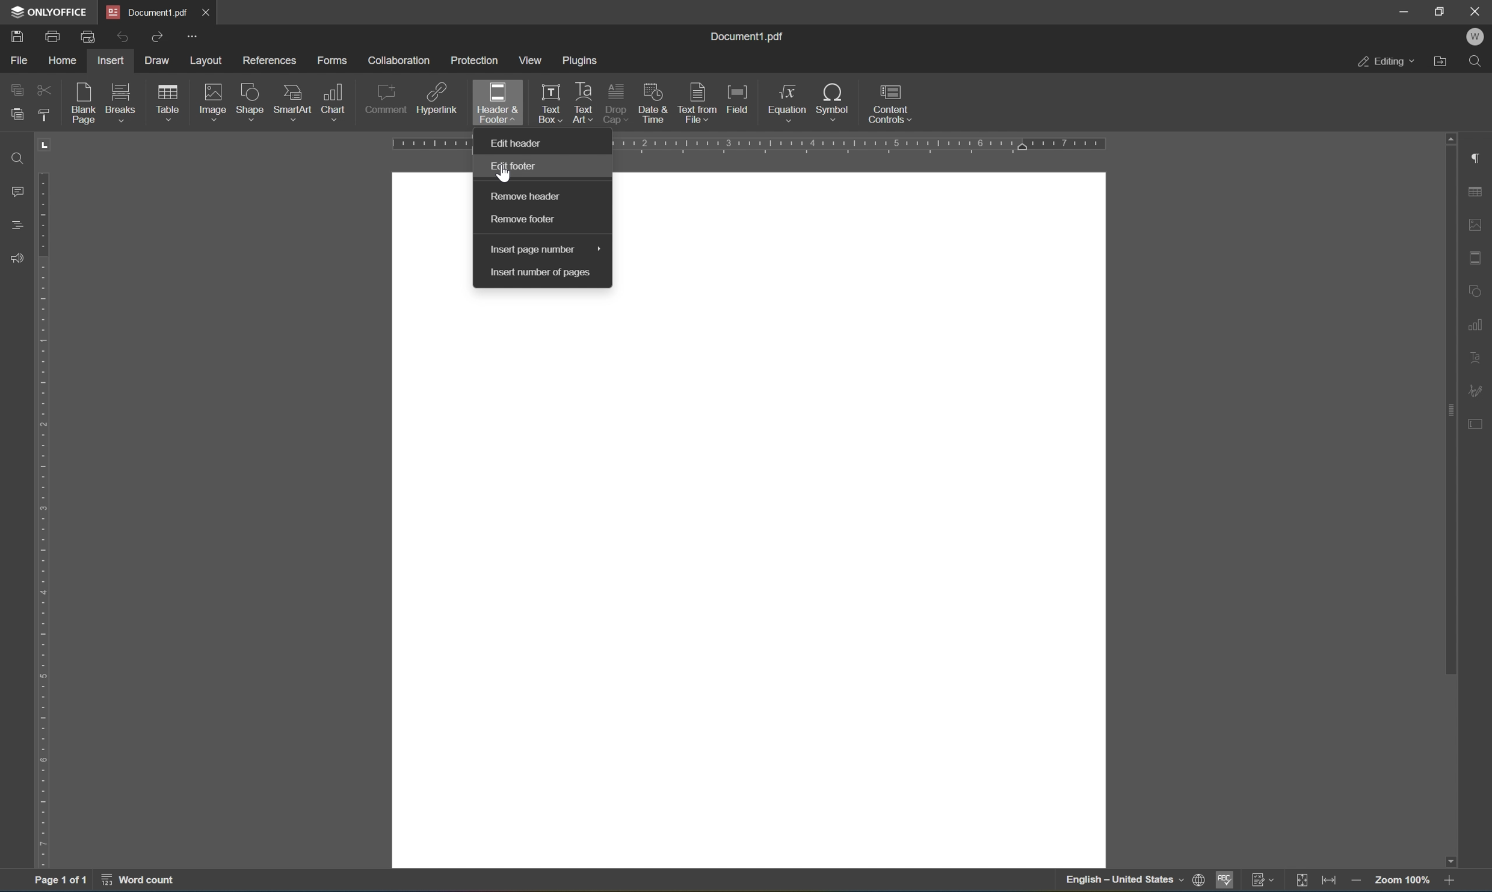 Image resolution: width=1492 pixels, height=892 pixels. What do you see at coordinates (437, 97) in the screenshot?
I see `hyperlink` at bounding box center [437, 97].